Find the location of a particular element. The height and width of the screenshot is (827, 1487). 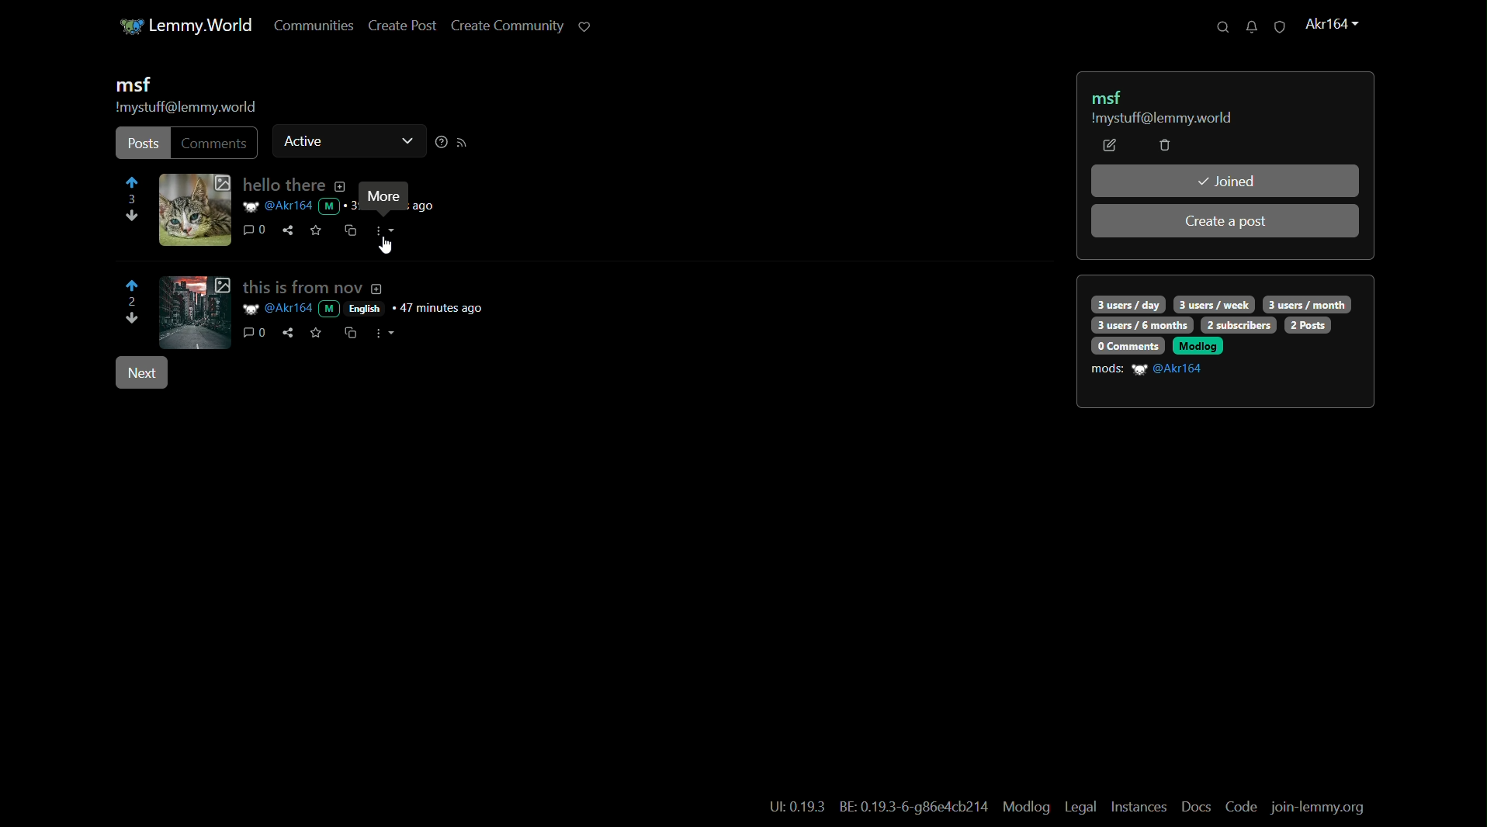

comments is located at coordinates (253, 333).